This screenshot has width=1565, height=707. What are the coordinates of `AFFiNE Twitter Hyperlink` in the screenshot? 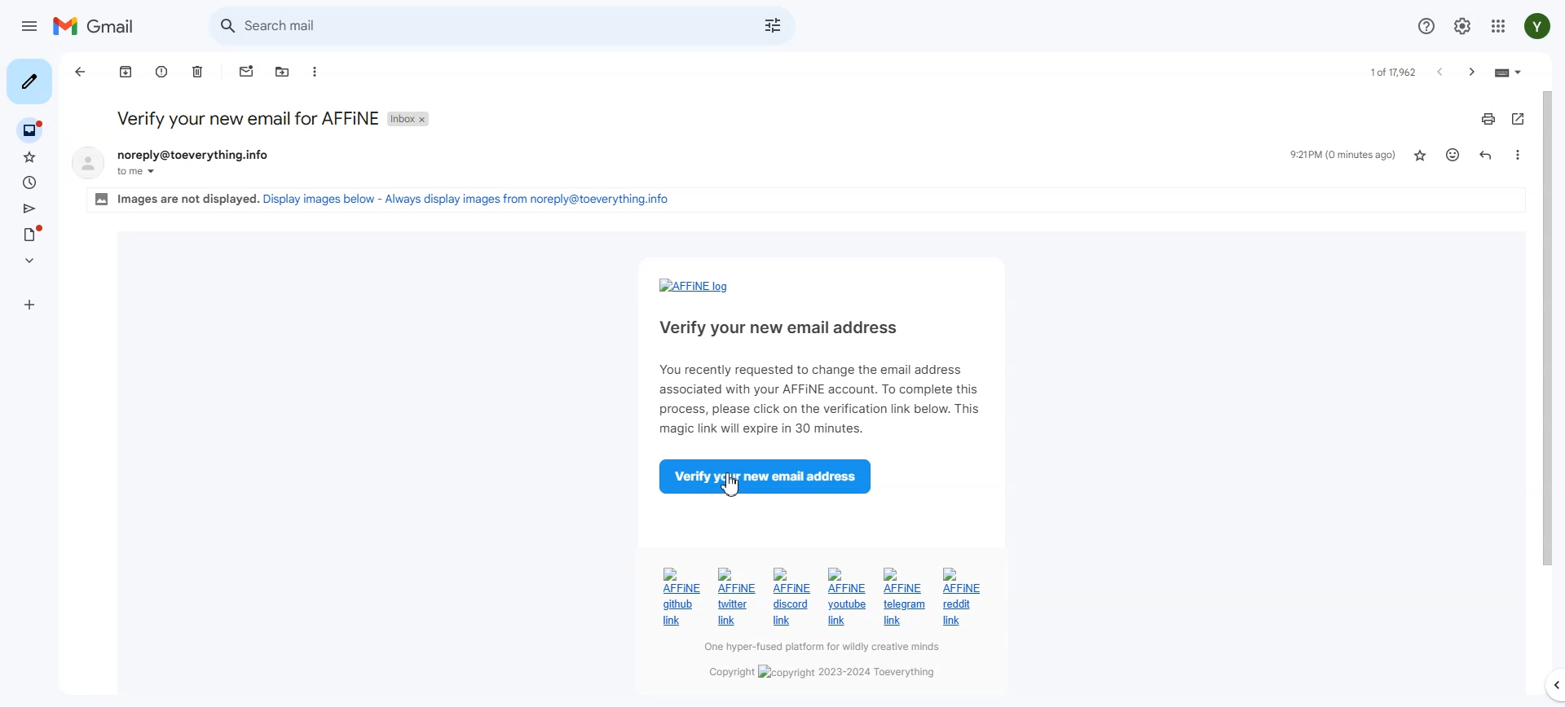 It's located at (734, 596).